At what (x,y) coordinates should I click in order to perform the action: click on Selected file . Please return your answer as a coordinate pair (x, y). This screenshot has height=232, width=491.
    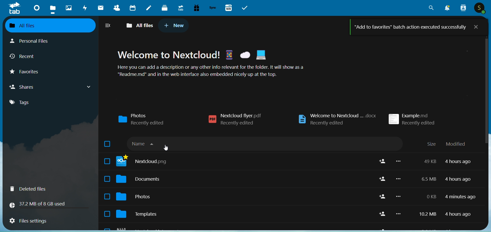
    Looking at the image, I should click on (107, 214).